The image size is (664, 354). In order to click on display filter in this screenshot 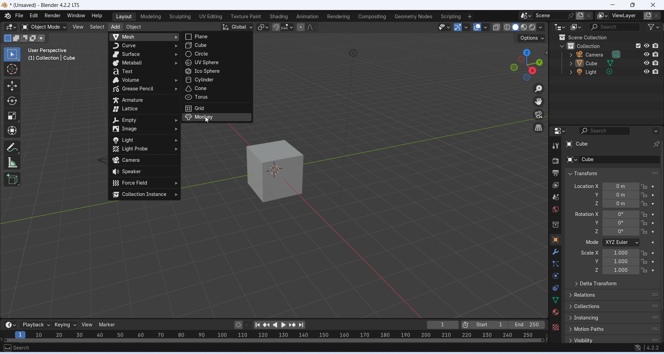, I will do `click(614, 27)`.